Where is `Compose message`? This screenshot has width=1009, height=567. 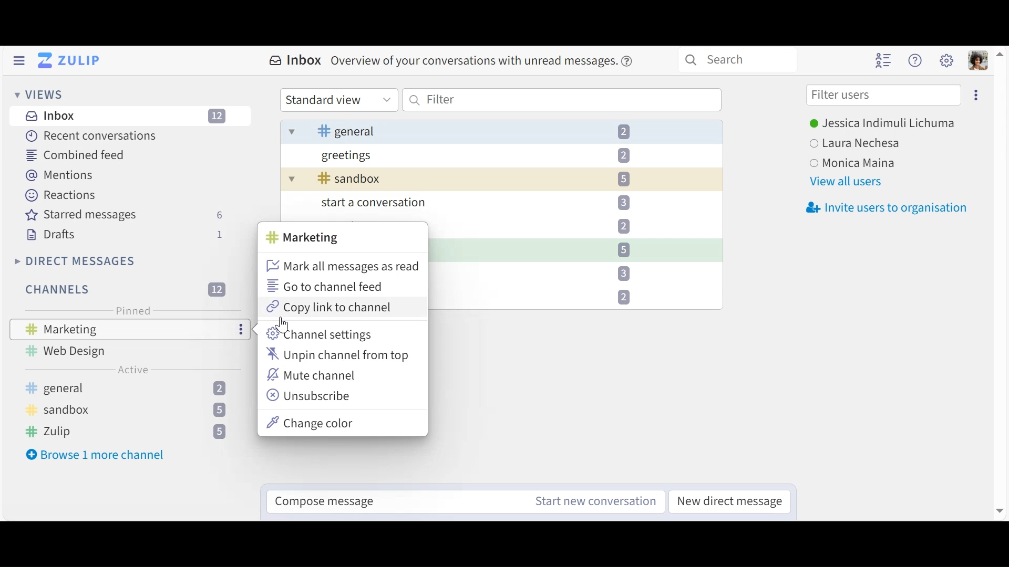 Compose message is located at coordinates (331, 503).